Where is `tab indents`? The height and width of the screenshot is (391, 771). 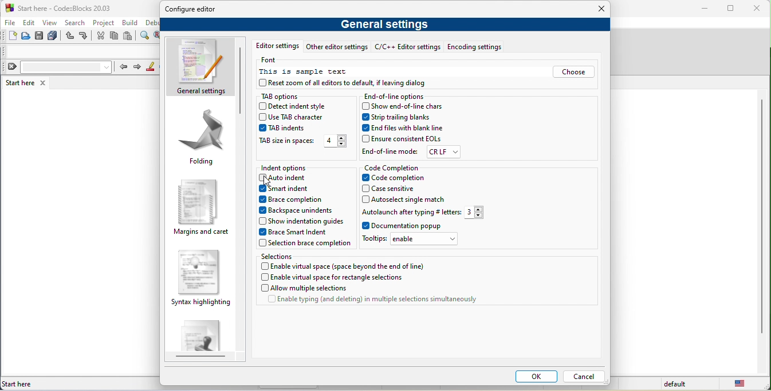 tab indents is located at coordinates (284, 129).